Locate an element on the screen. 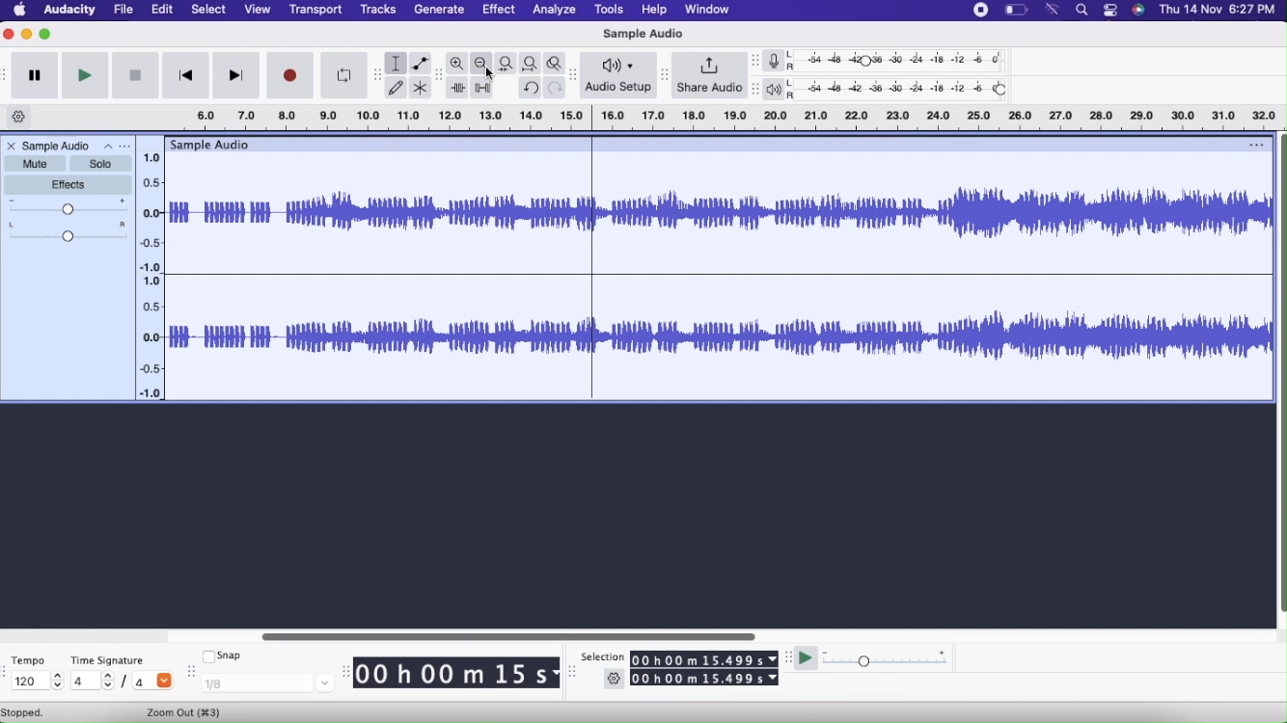 This screenshot has height=723, width=1287. Trim outside selection is located at coordinates (458, 87).